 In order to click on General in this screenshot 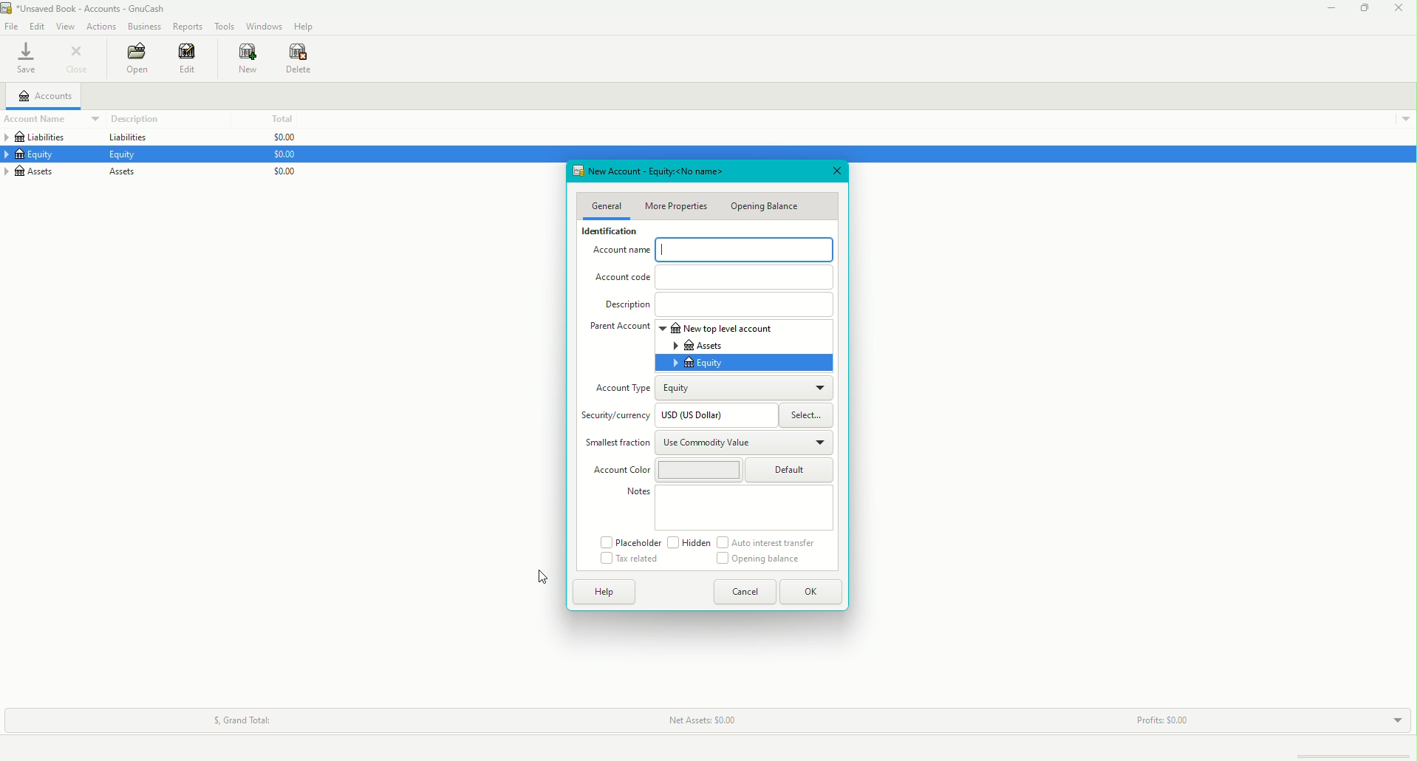, I will do `click(607, 206)`.